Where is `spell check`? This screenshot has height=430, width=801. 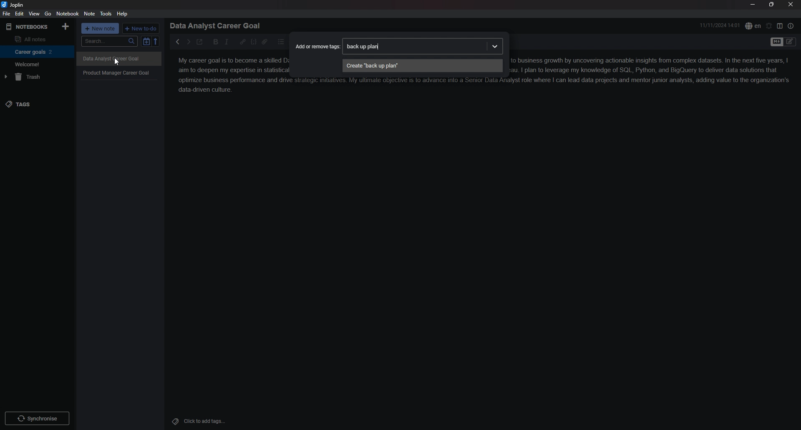
spell check is located at coordinates (753, 26).